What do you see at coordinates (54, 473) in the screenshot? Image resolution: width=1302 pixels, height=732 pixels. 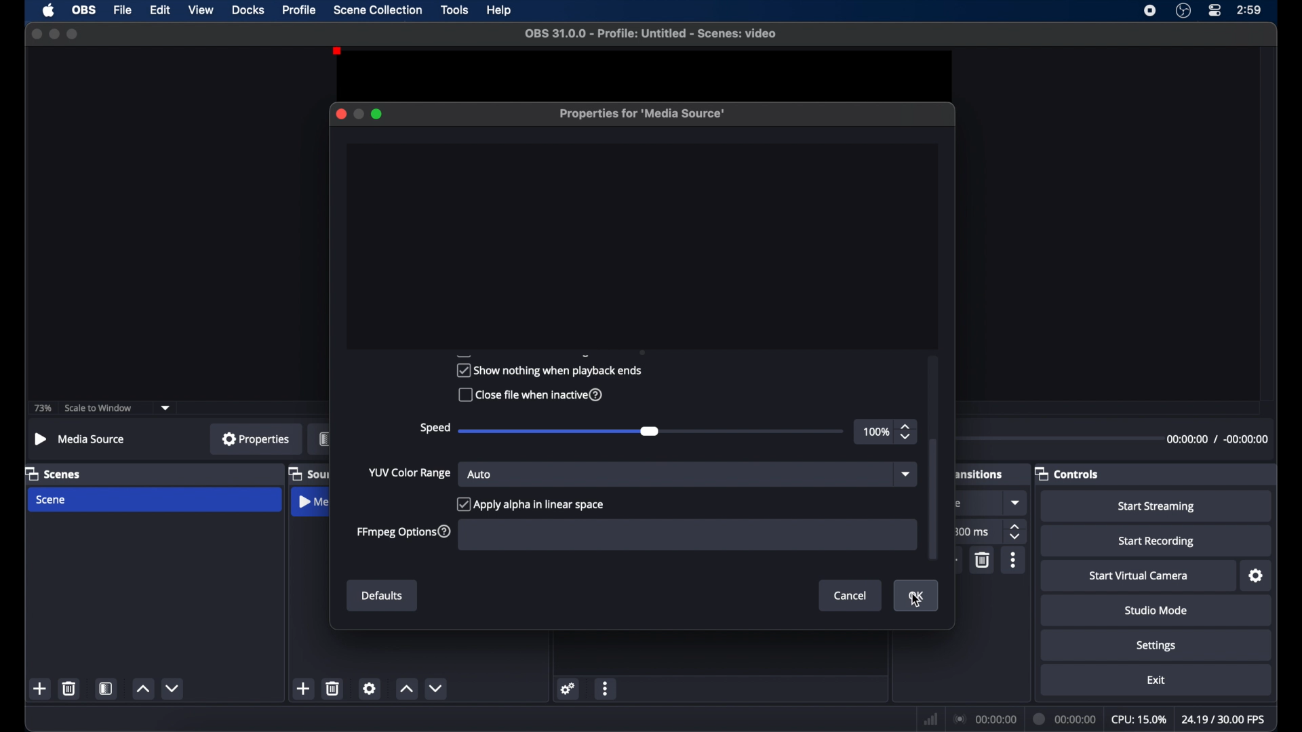 I see `scenes` at bounding box center [54, 473].